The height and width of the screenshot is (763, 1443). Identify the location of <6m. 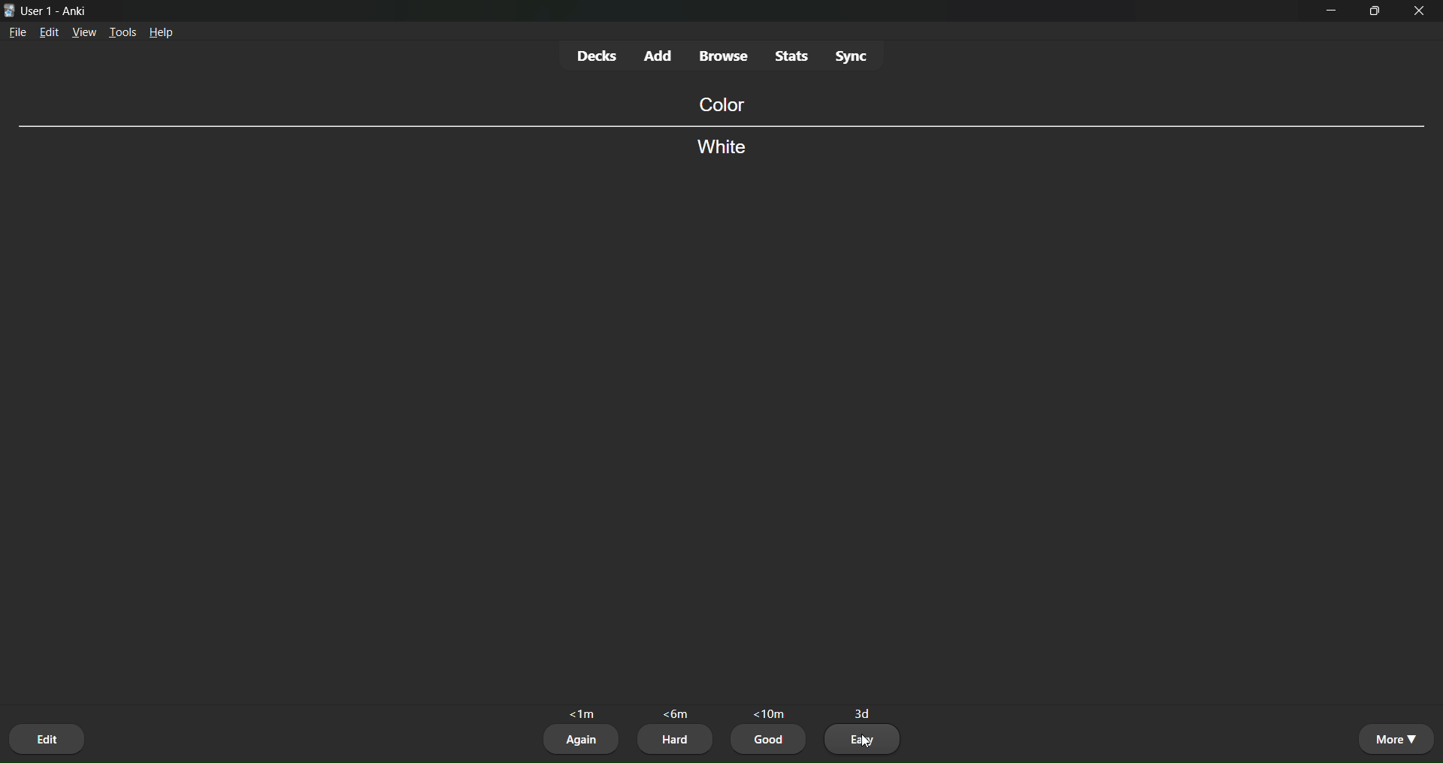
(678, 714).